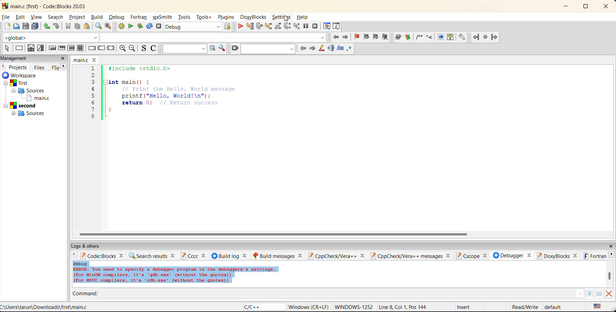  I want to click on class, so click(213, 37).